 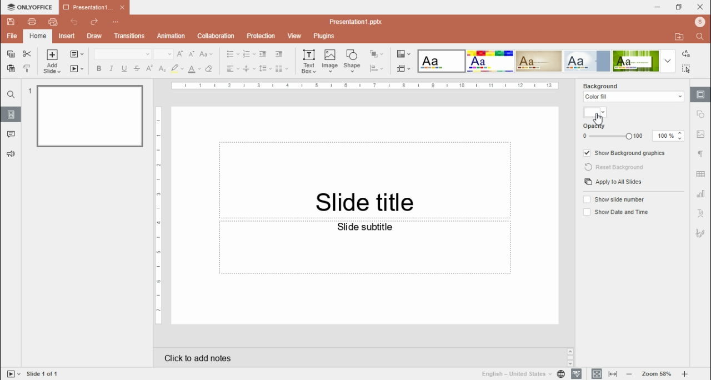 I want to click on slide number, so click(x=46, y=373).